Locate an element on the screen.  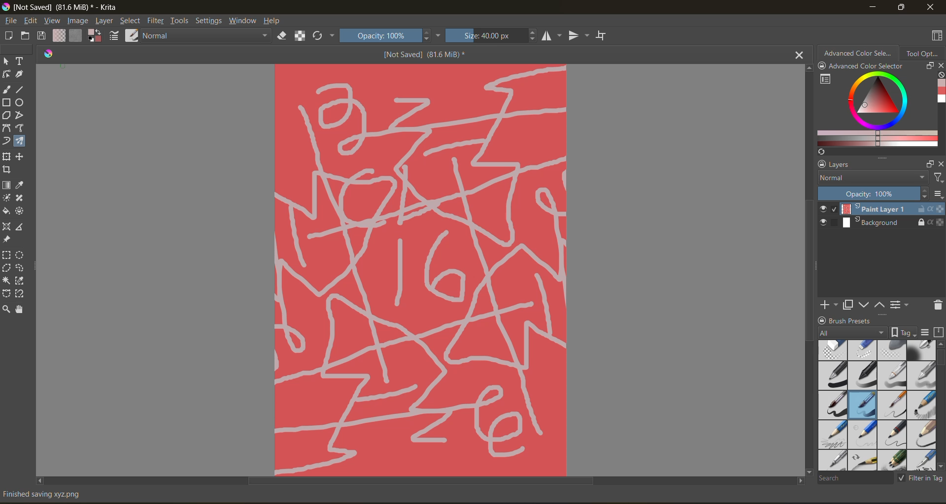
brush presets is located at coordinates (875, 406).